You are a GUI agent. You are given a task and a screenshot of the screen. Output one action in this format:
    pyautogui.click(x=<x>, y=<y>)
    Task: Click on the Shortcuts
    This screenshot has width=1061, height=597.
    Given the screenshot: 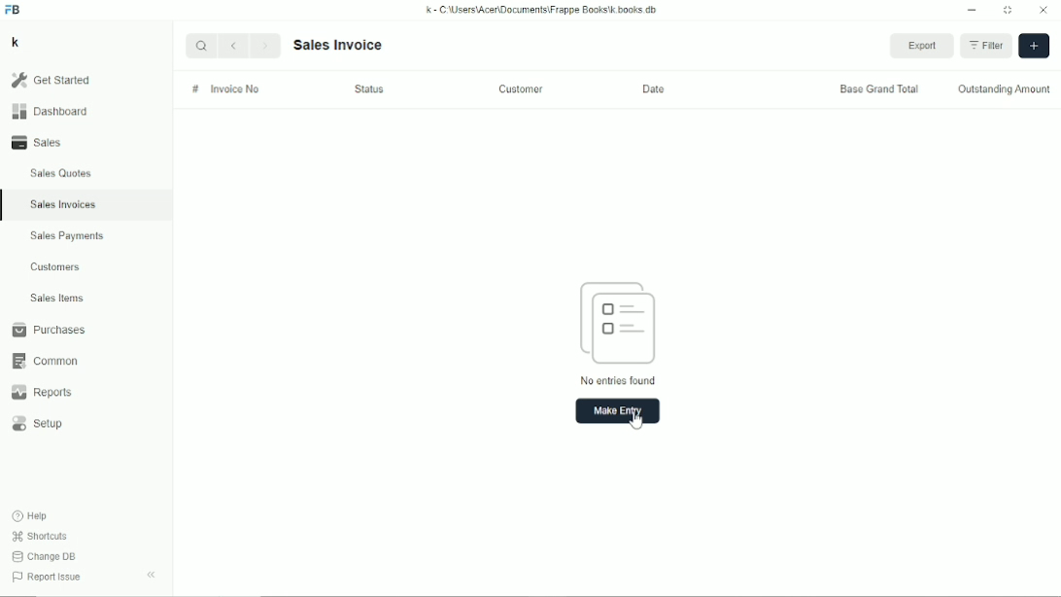 What is the action you would take?
    pyautogui.click(x=39, y=536)
    